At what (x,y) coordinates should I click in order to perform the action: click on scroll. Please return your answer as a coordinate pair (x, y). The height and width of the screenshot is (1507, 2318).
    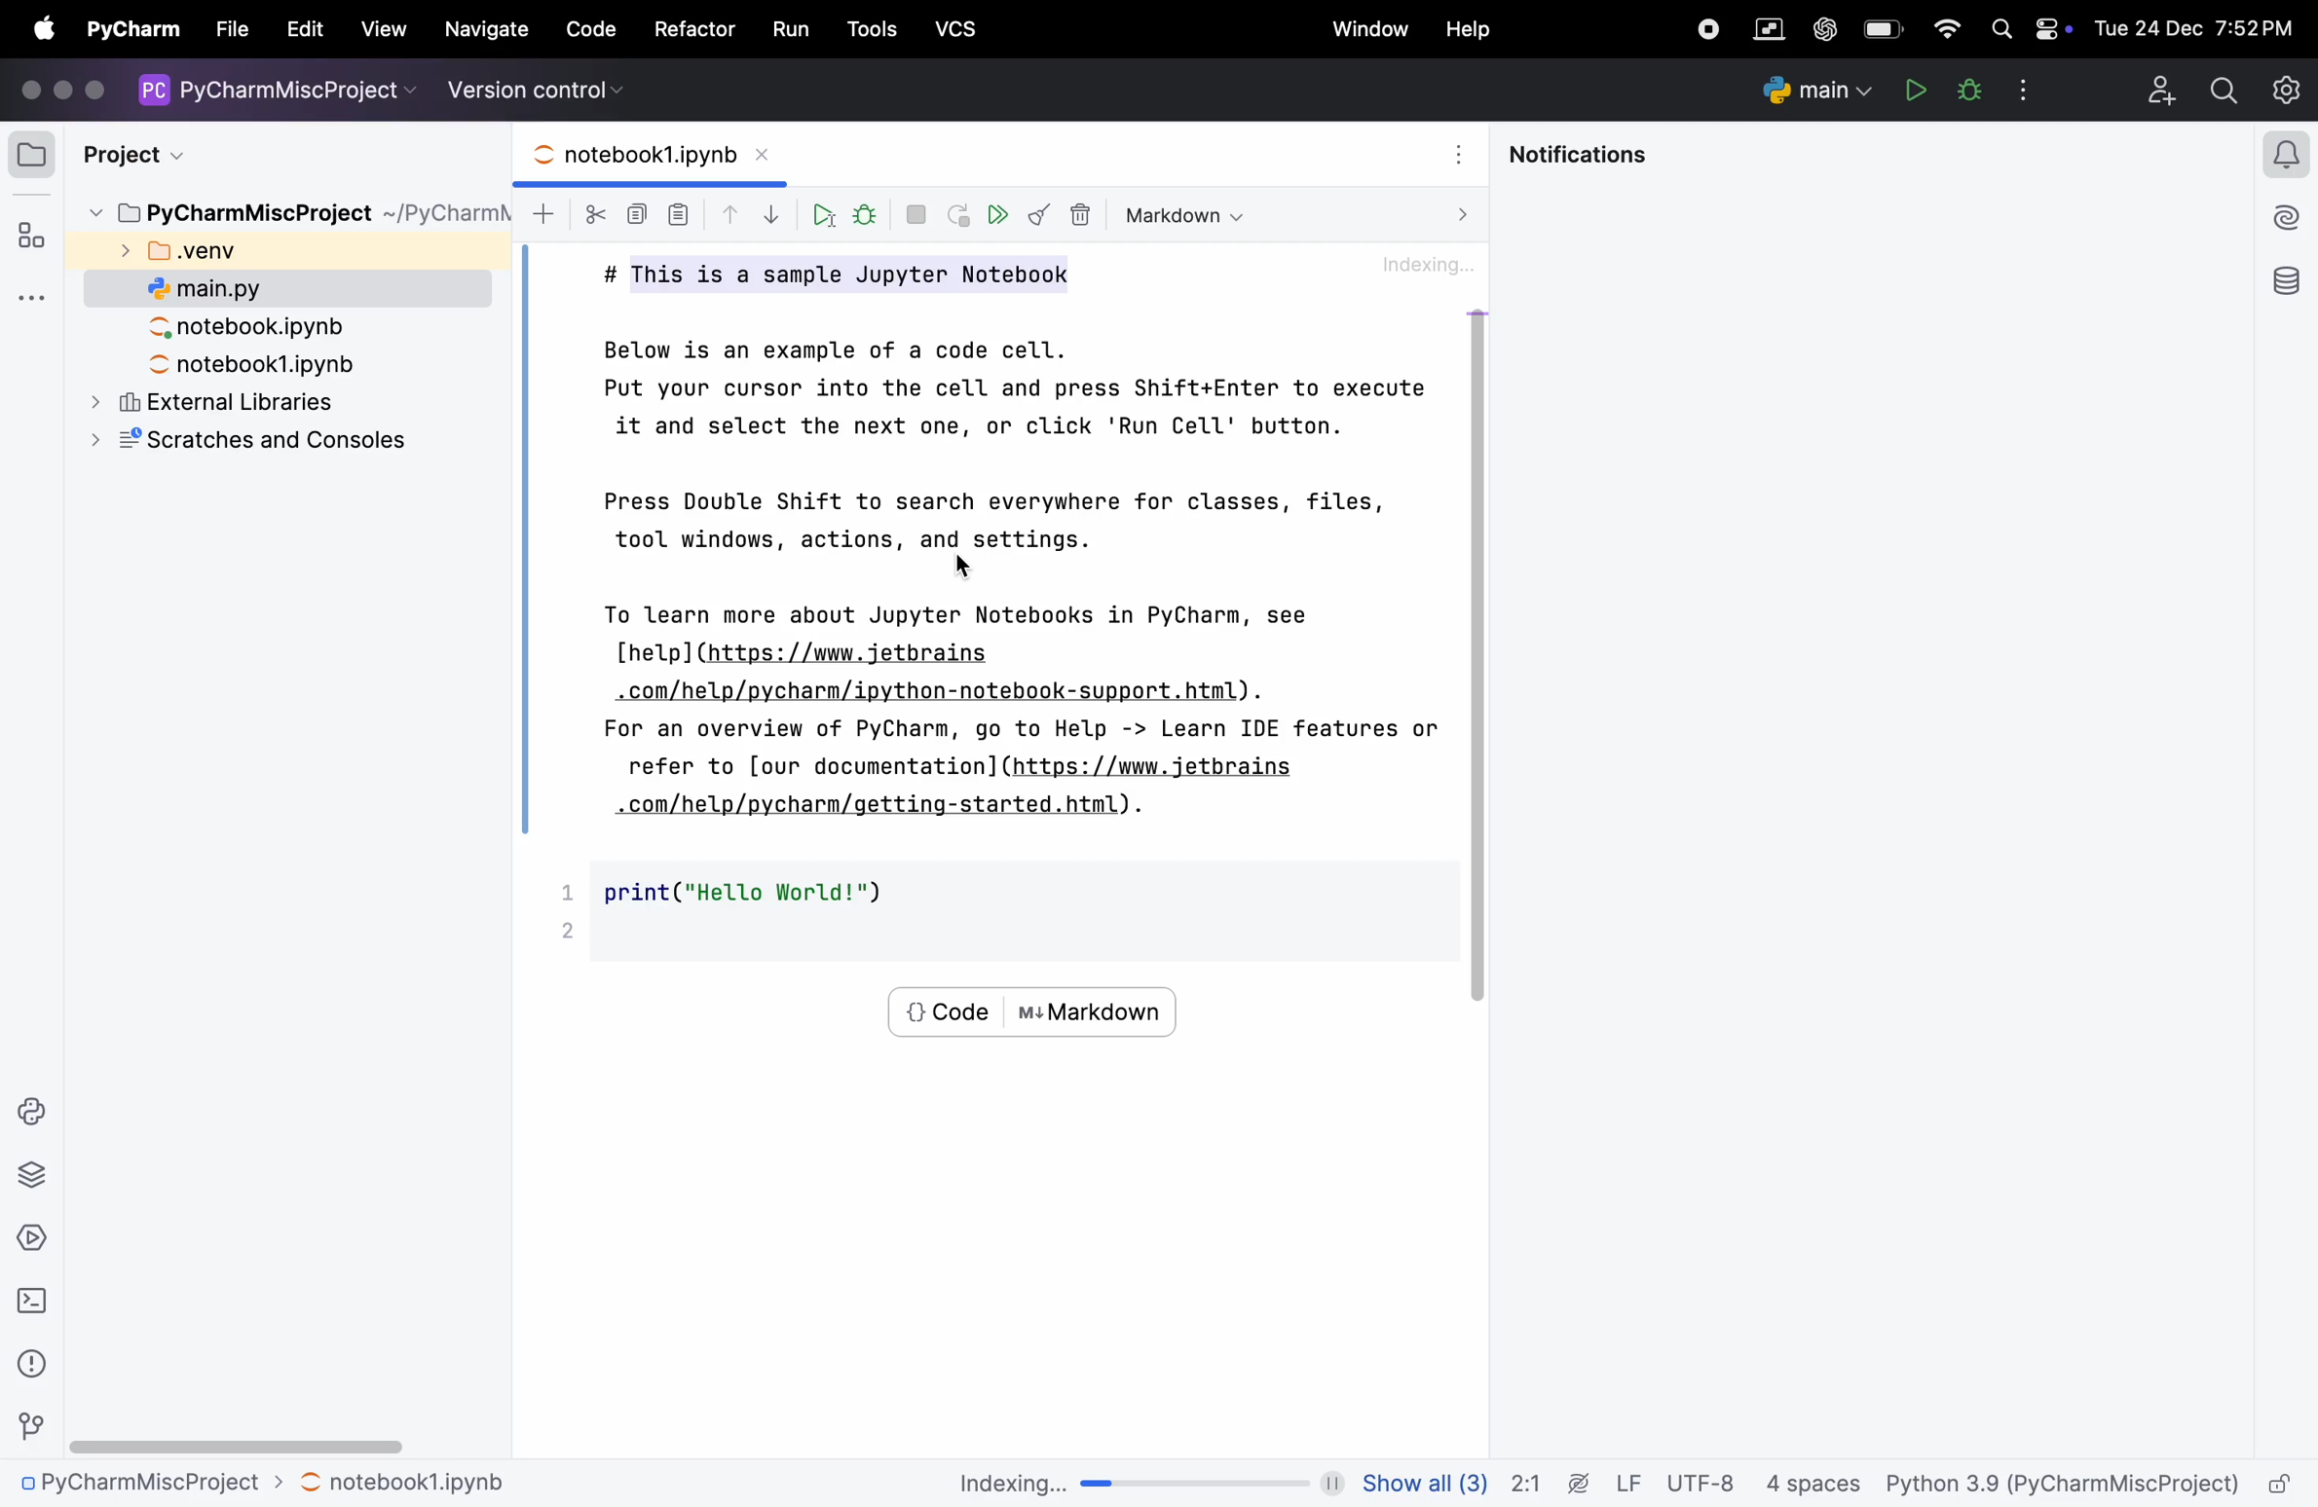
    Looking at the image, I should click on (1478, 648).